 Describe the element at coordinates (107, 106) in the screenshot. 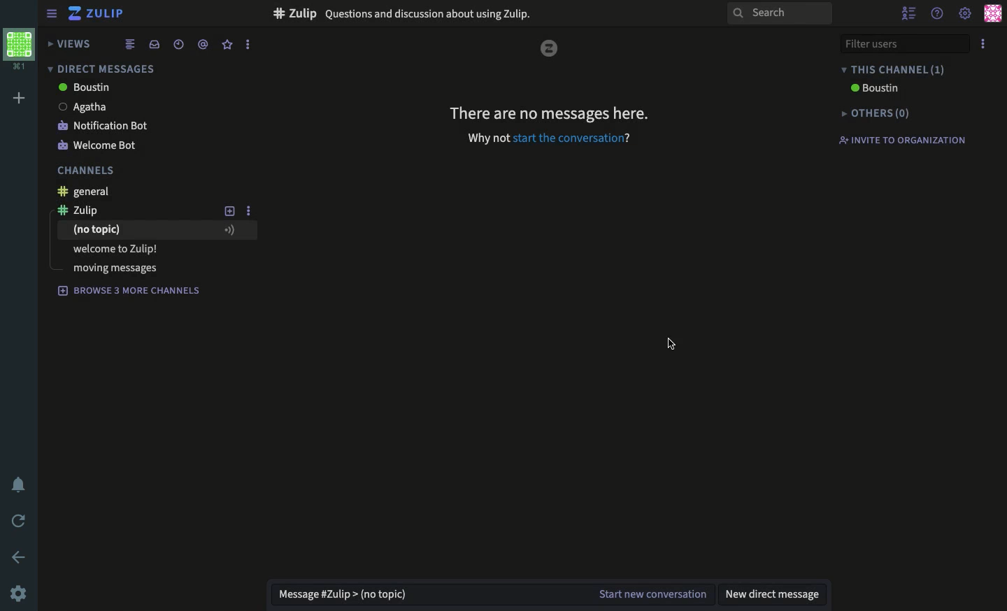

I see `Agatha` at that location.